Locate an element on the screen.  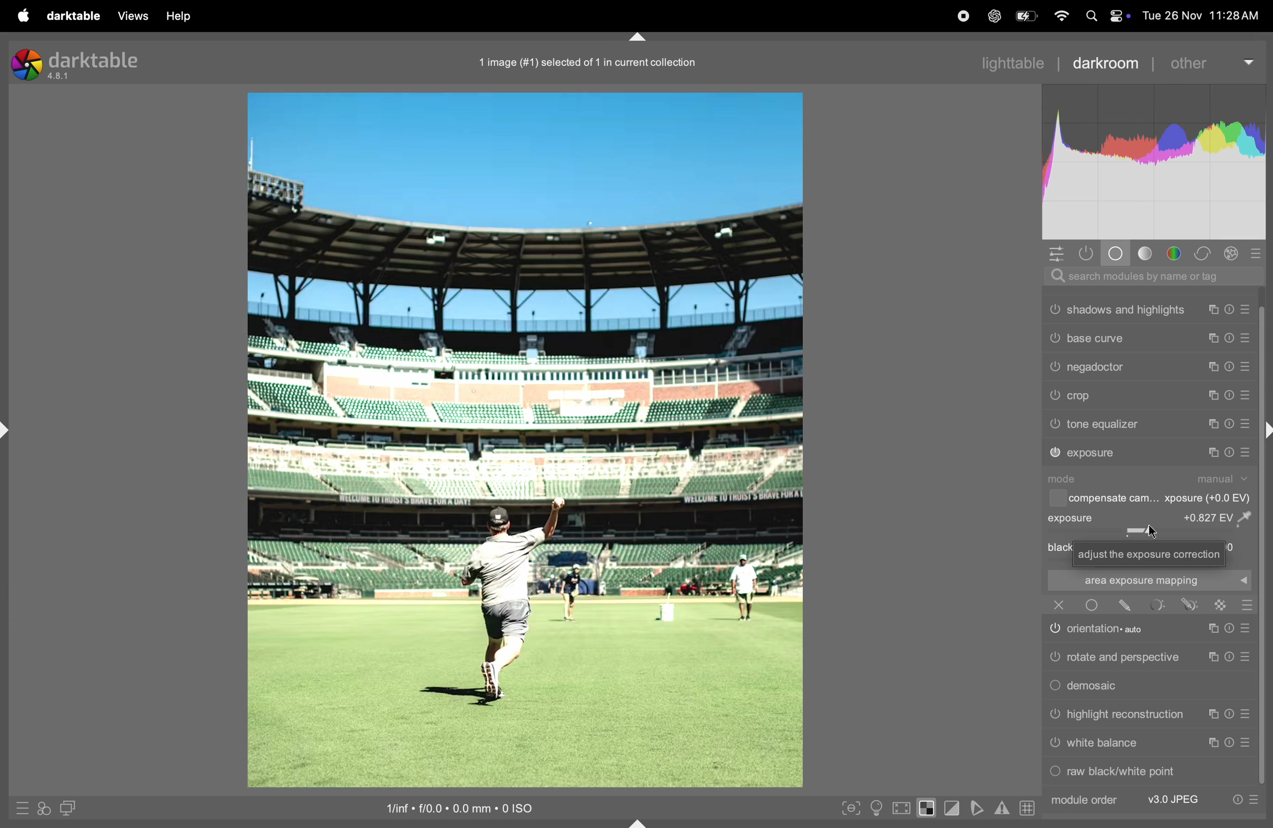
close is located at coordinates (1059, 604).